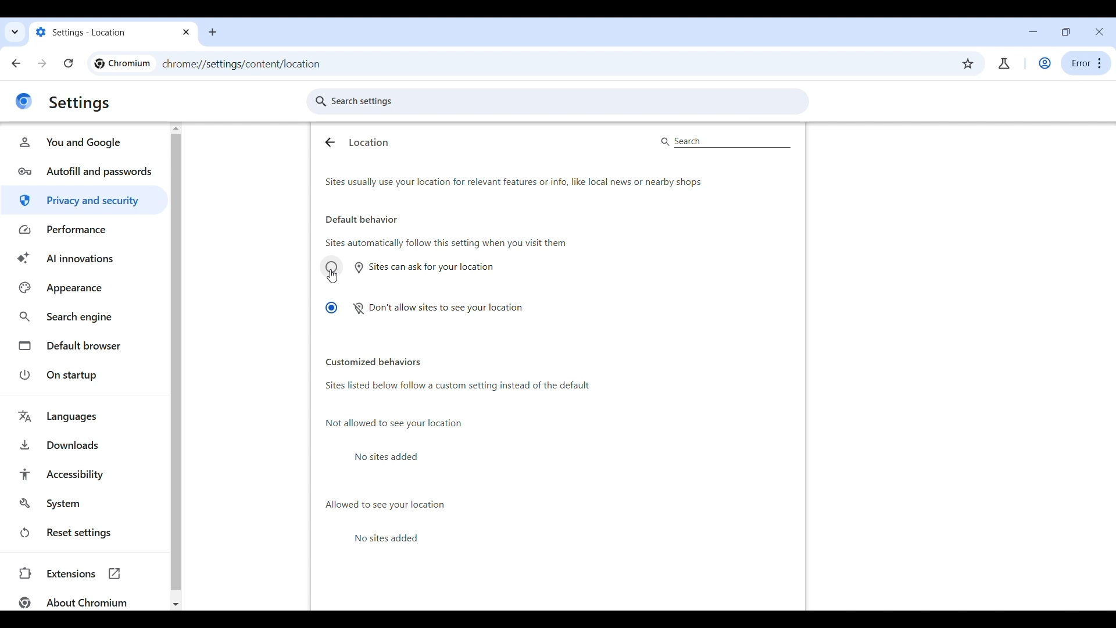  I want to click on Accessibility, so click(83, 474).